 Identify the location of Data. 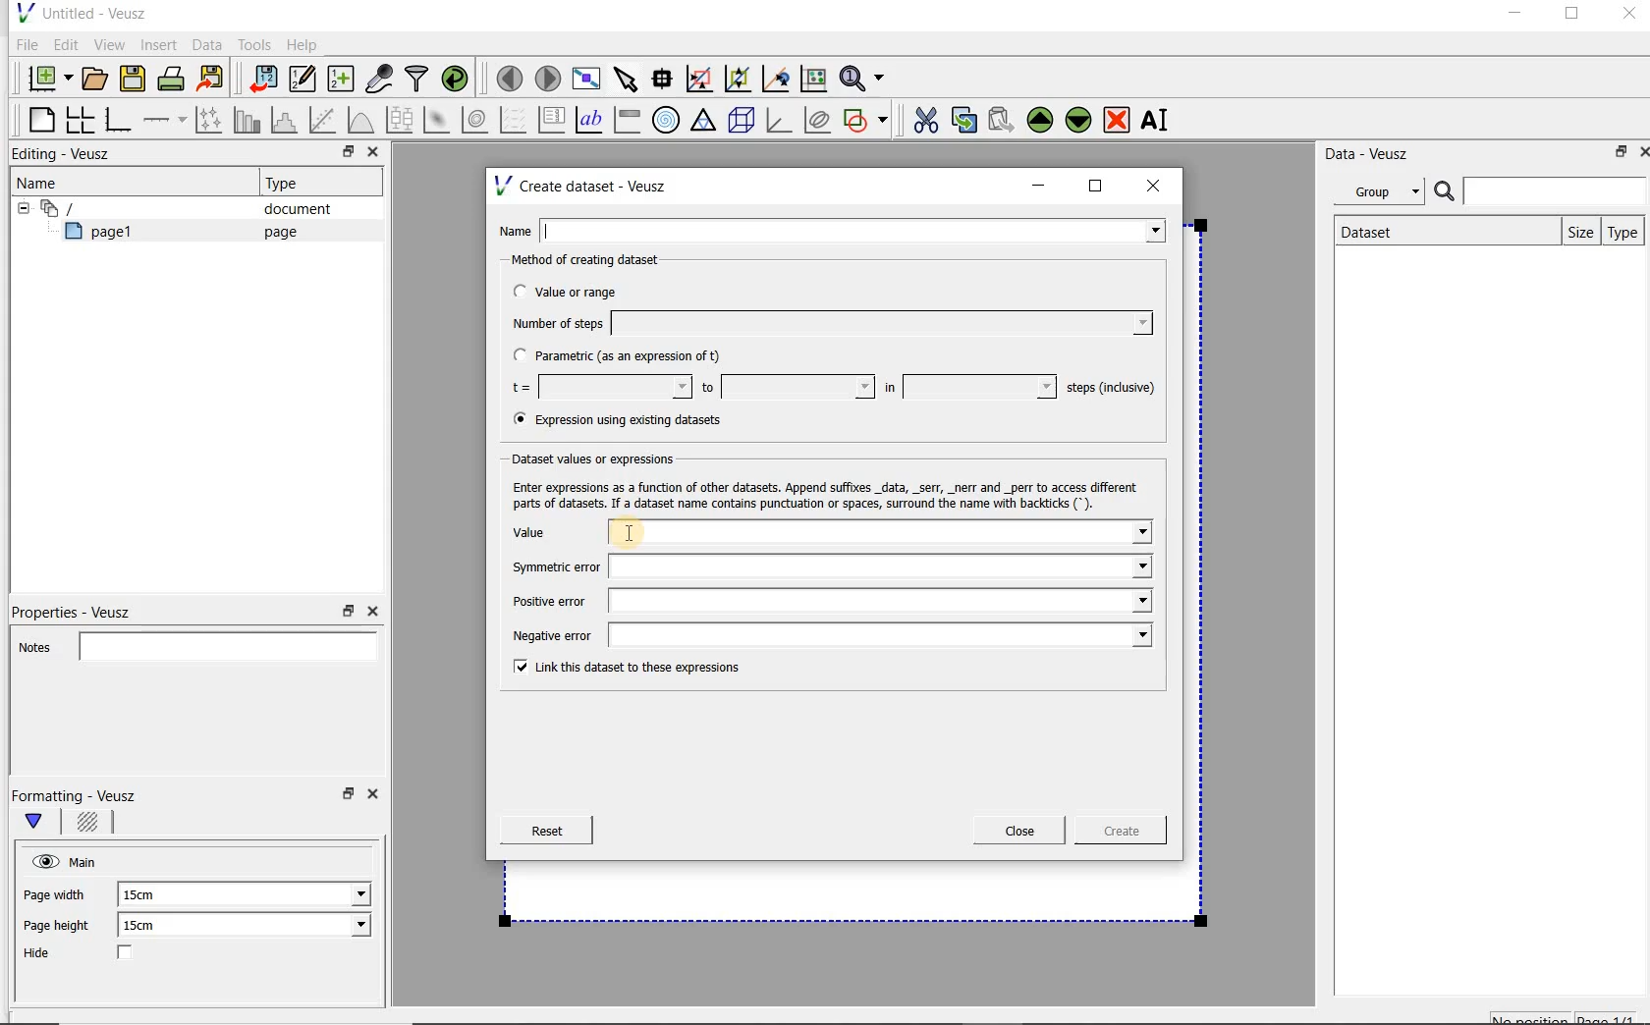
(208, 44).